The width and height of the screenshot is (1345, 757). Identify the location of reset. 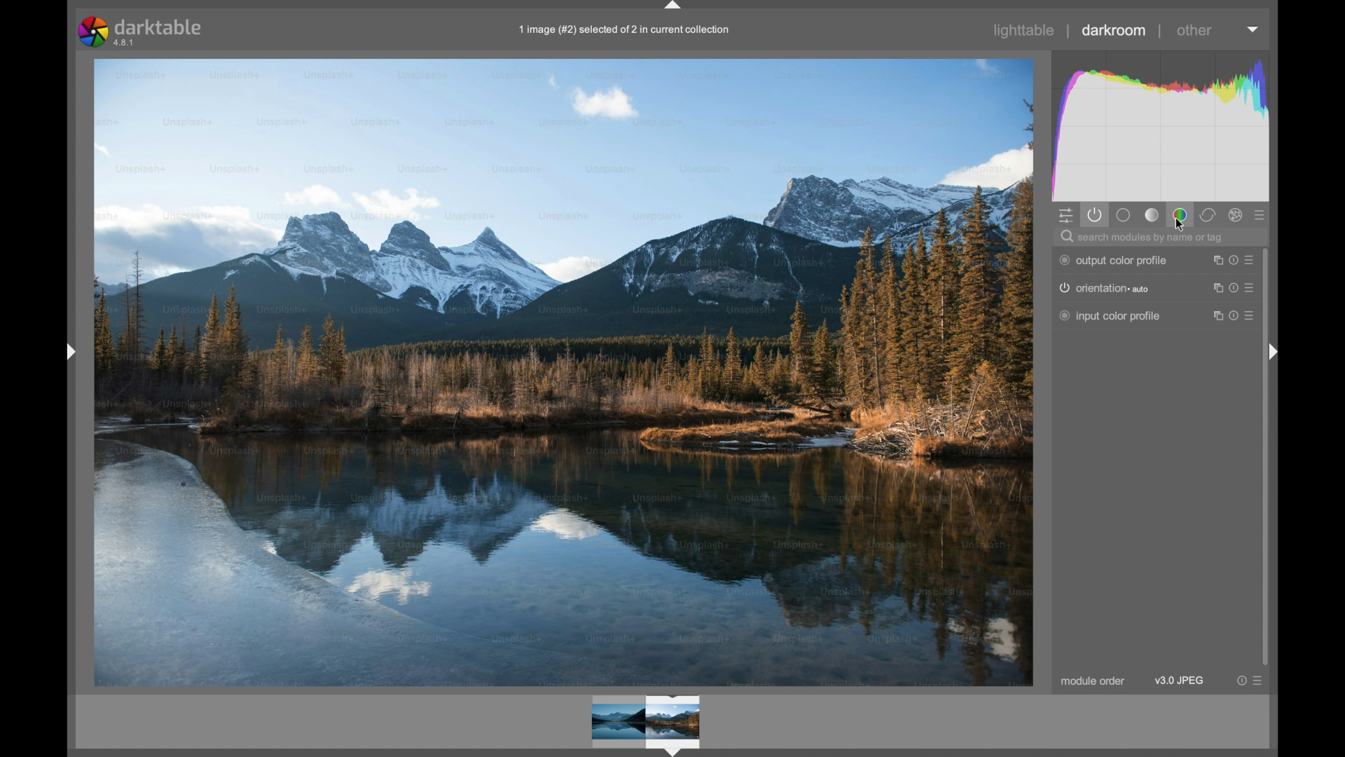
(1240, 681).